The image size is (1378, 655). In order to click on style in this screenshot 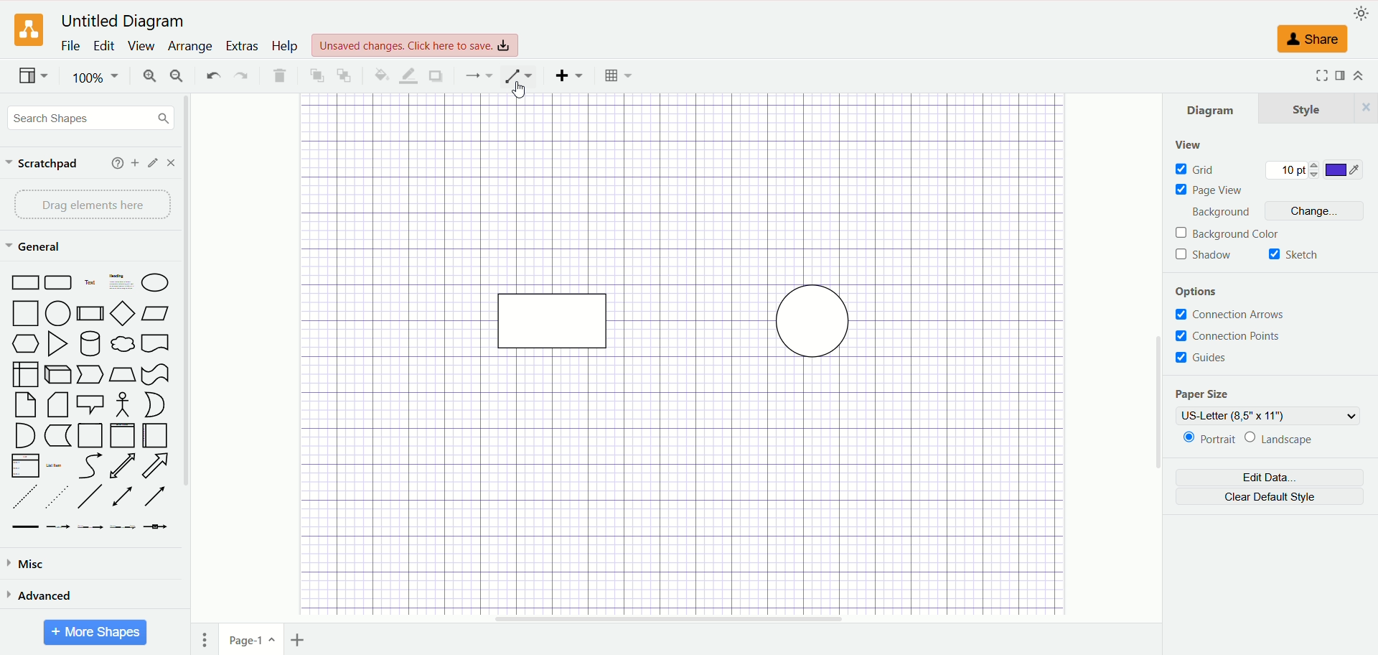, I will do `click(1318, 108)`.